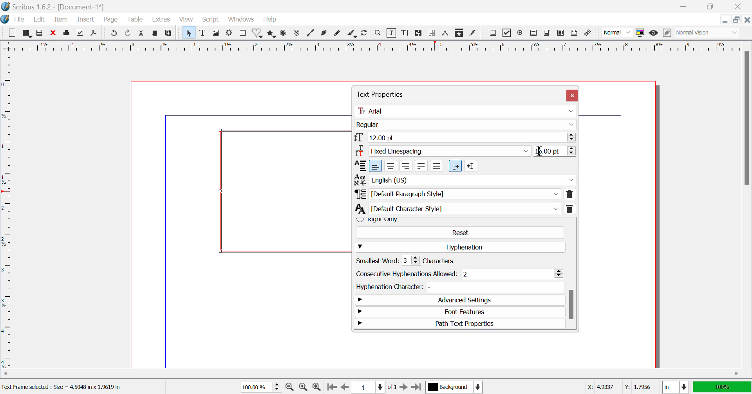  I want to click on Restore Down, so click(685, 6).